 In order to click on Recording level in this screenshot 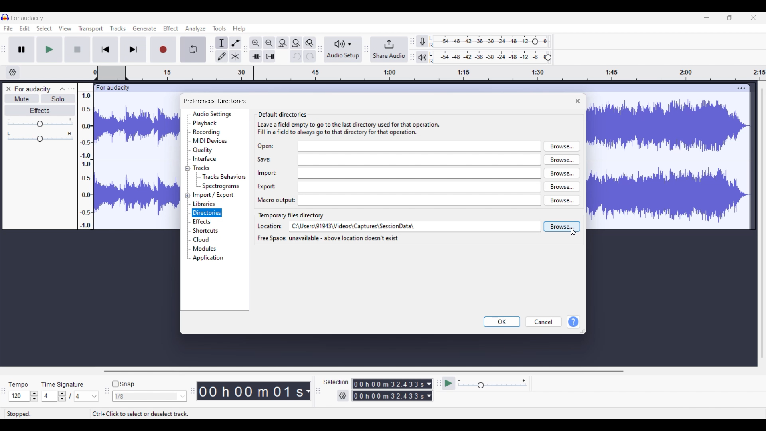, I will do `click(480, 42)`.